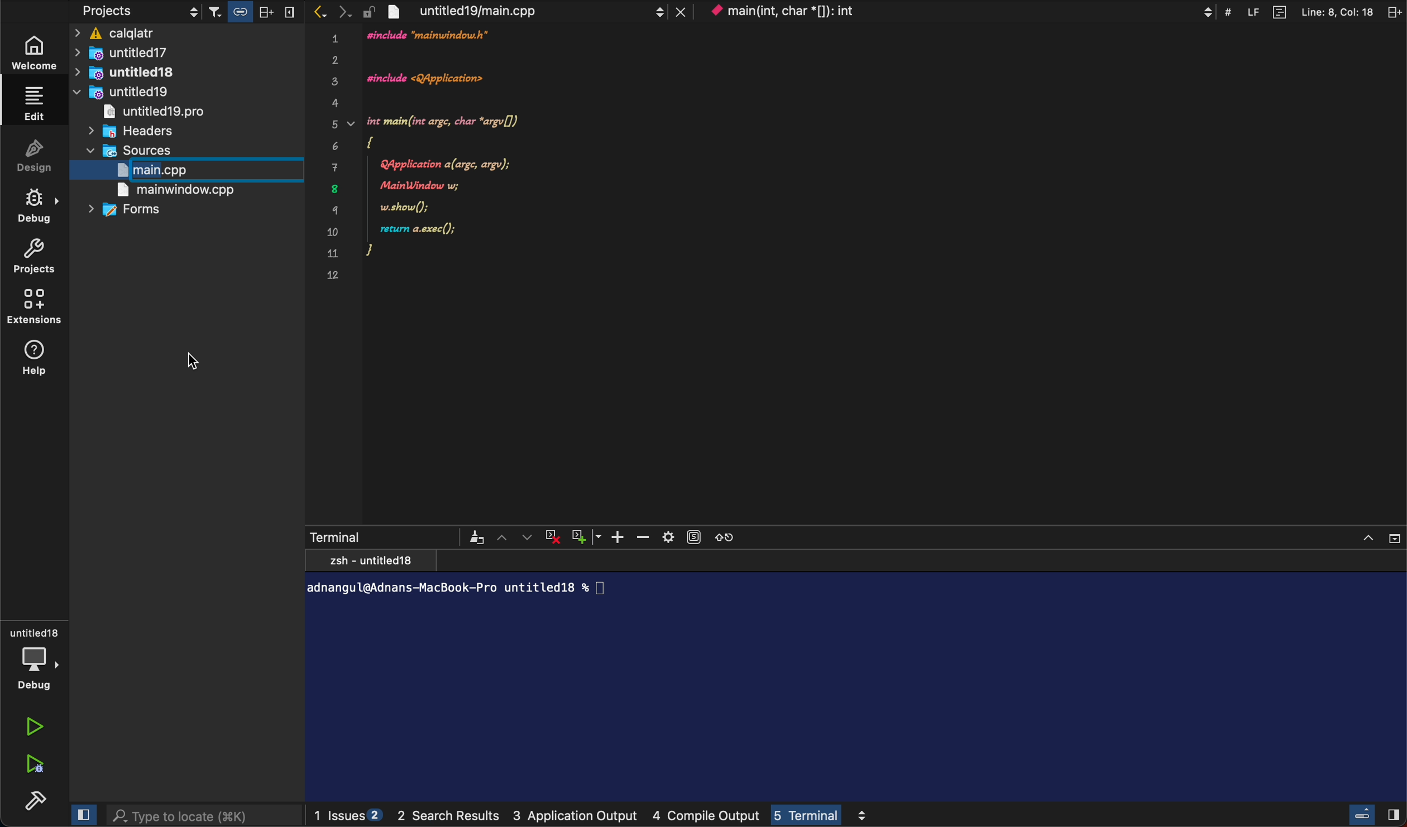 The image size is (1407, 827). I want to click on , so click(255, 12).